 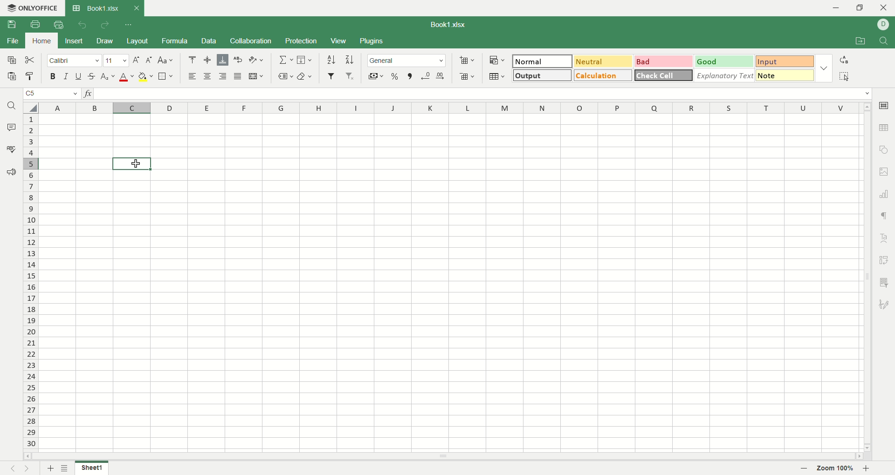 What do you see at coordinates (74, 61) in the screenshot?
I see `font` at bounding box center [74, 61].